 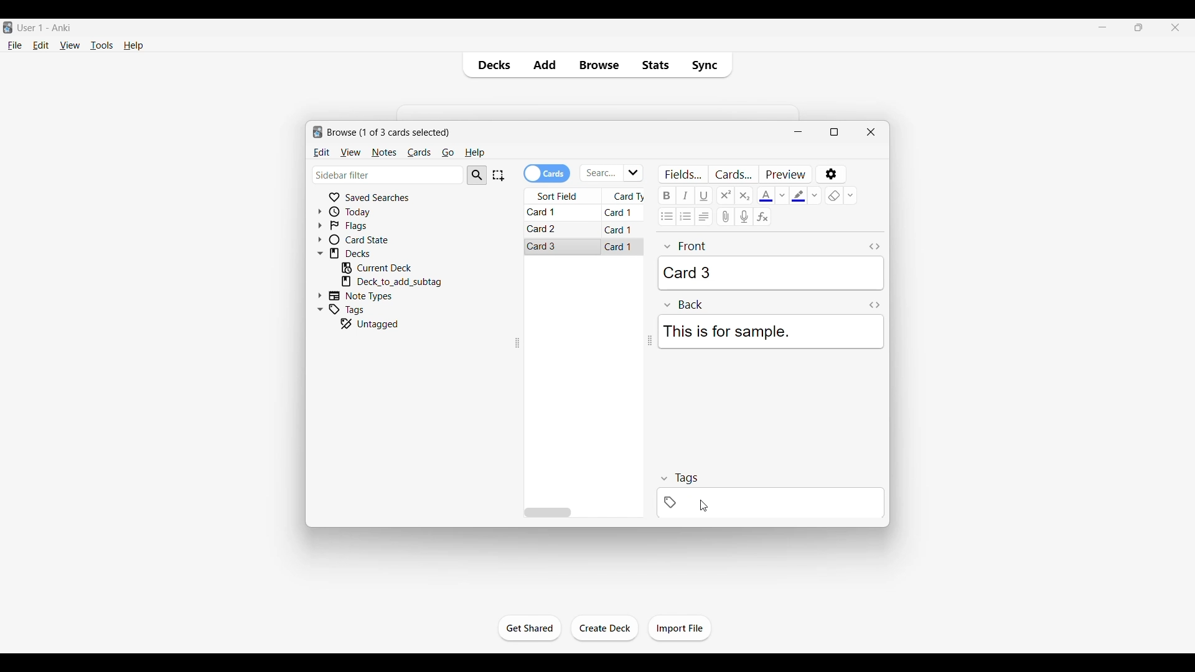 What do you see at coordinates (703, 506) in the screenshot?
I see `cursor` at bounding box center [703, 506].